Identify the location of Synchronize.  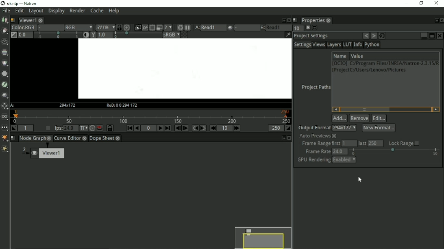
(110, 128).